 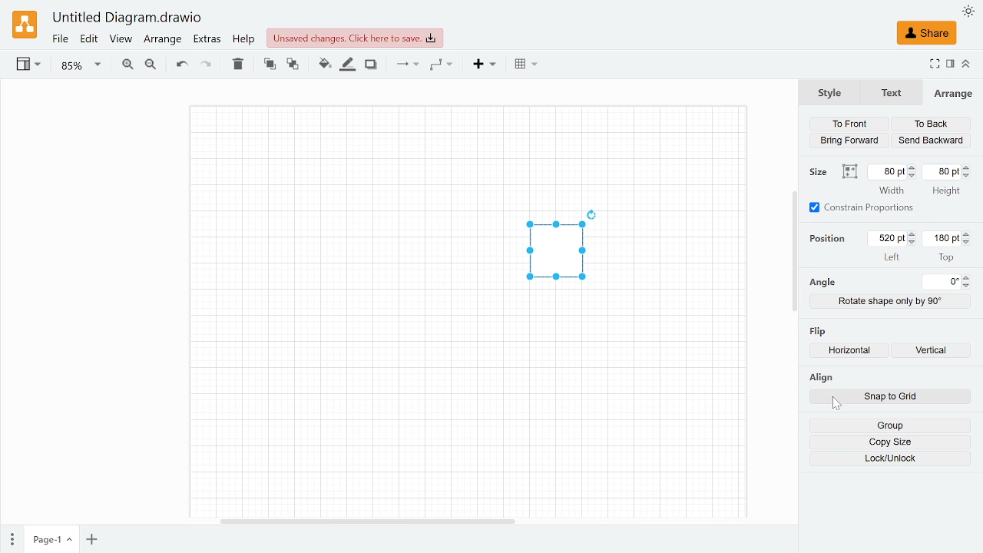 I want to click on To back, so click(x=293, y=65).